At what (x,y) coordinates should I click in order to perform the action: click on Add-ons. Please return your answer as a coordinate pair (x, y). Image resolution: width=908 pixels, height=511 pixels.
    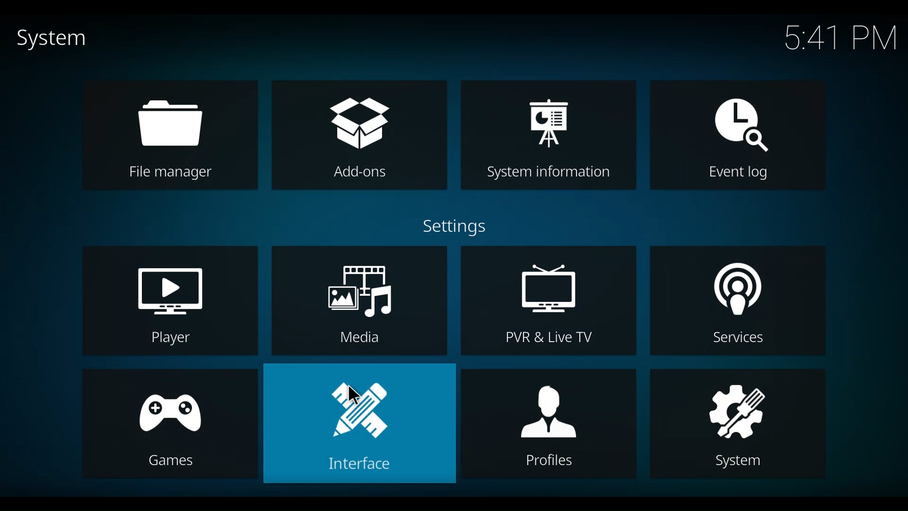
    Looking at the image, I should click on (359, 134).